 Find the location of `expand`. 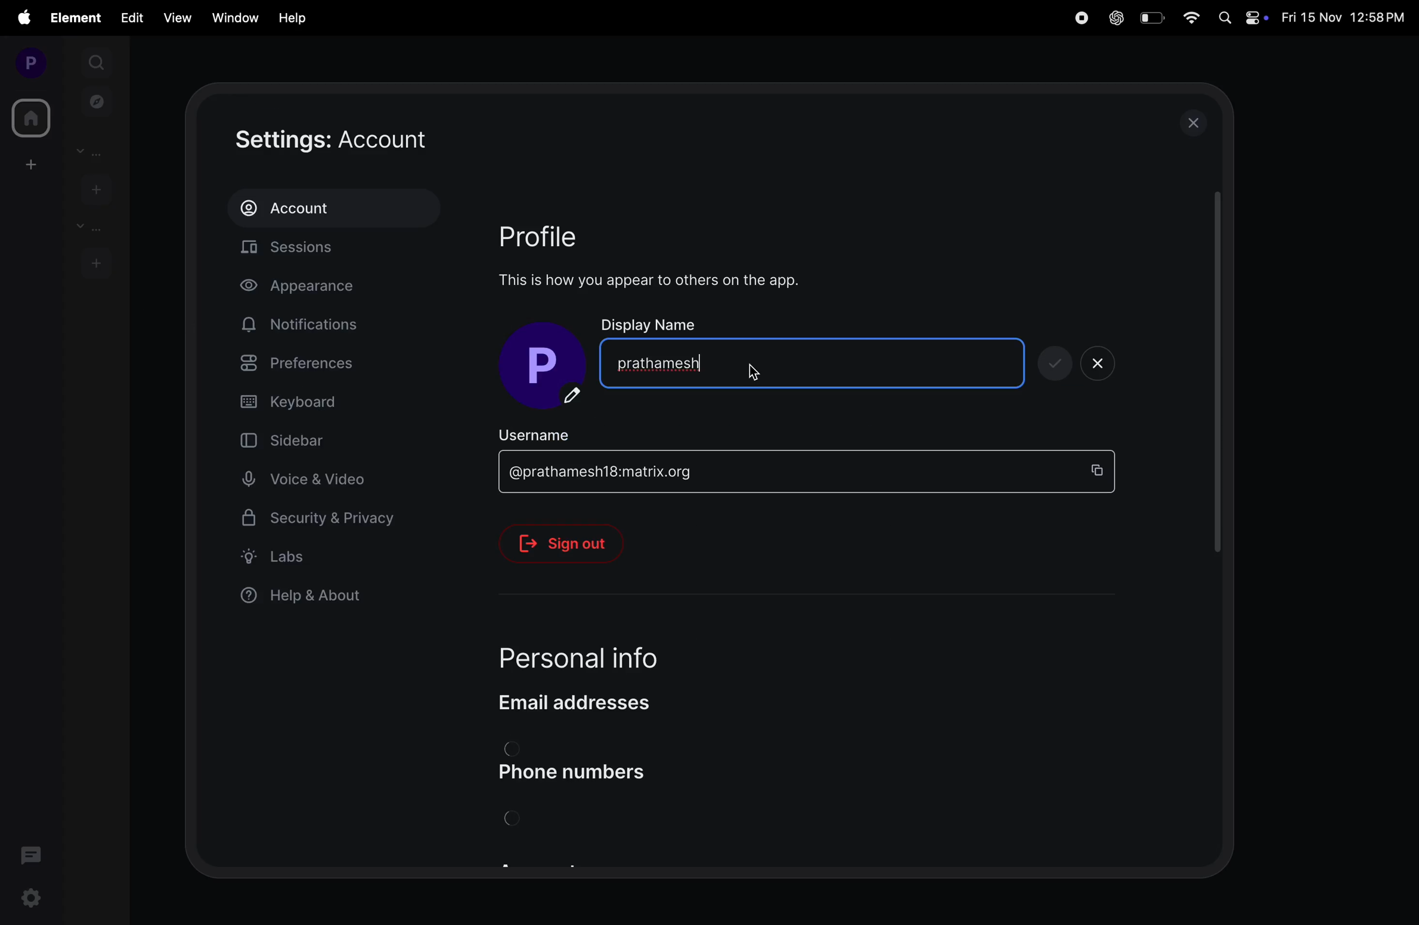

expand is located at coordinates (63, 63).